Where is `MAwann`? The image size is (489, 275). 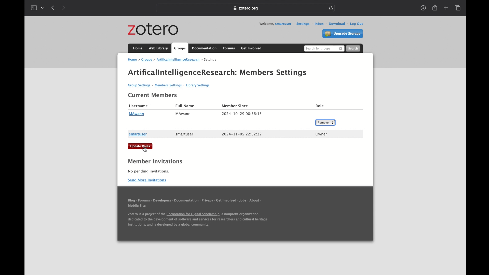
MAwann is located at coordinates (183, 114).